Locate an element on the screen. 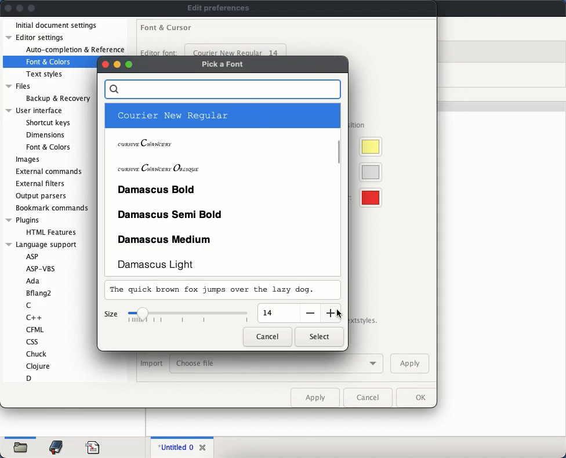 The width and height of the screenshot is (566, 458). bookmark is located at coordinates (57, 448).